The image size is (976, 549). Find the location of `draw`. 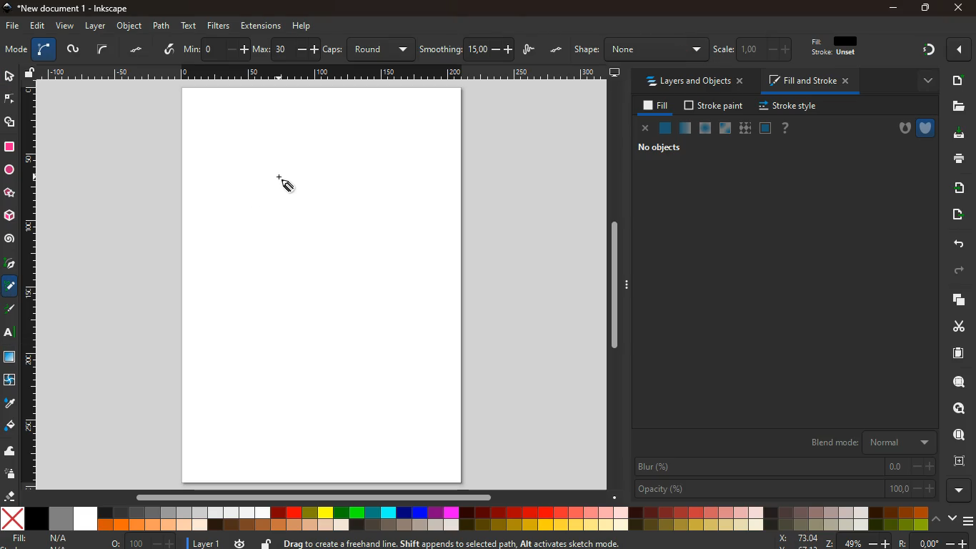

draw is located at coordinates (11, 312).